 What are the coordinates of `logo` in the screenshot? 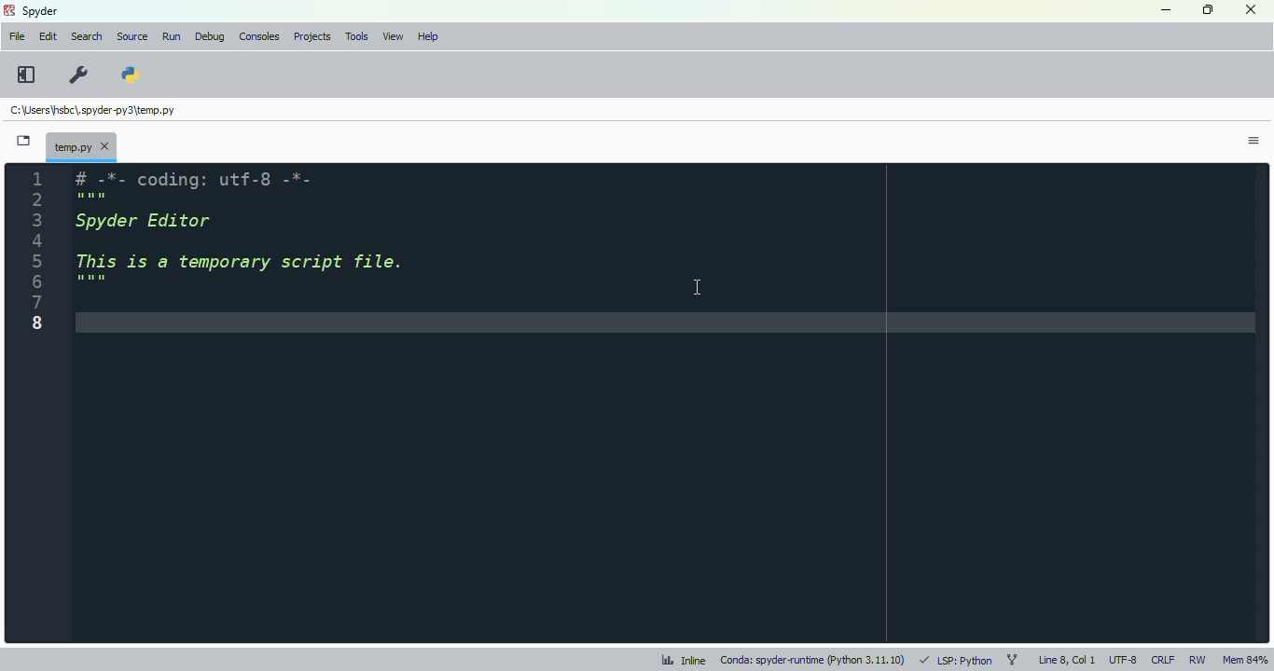 It's located at (9, 10).